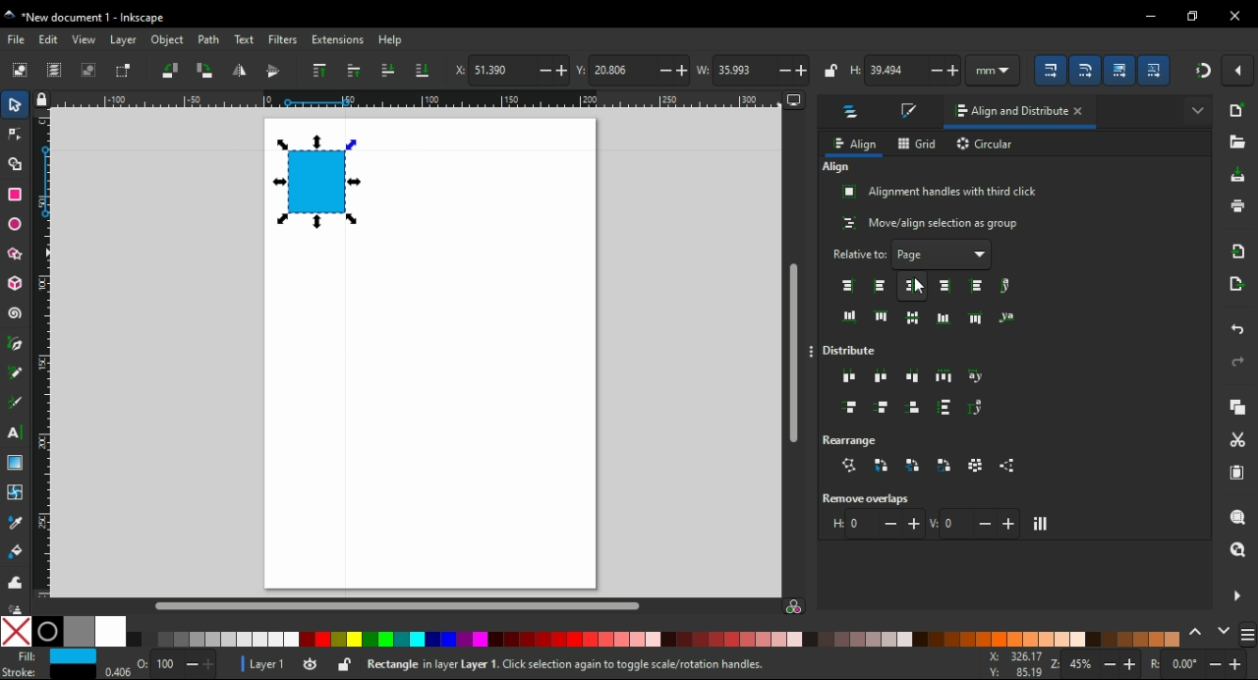  I want to click on distribute, so click(855, 351).